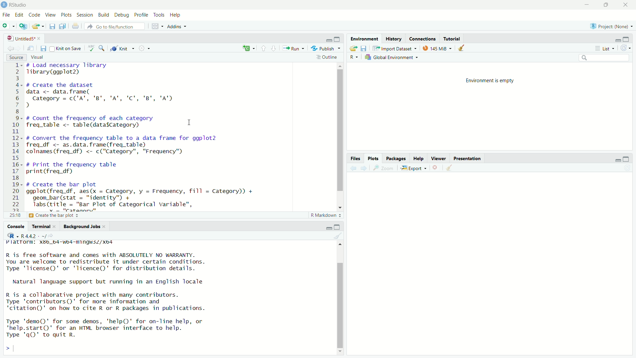  What do you see at coordinates (122, 16) in the screenshot?
I see `debug` at bounding box center [122, 16].